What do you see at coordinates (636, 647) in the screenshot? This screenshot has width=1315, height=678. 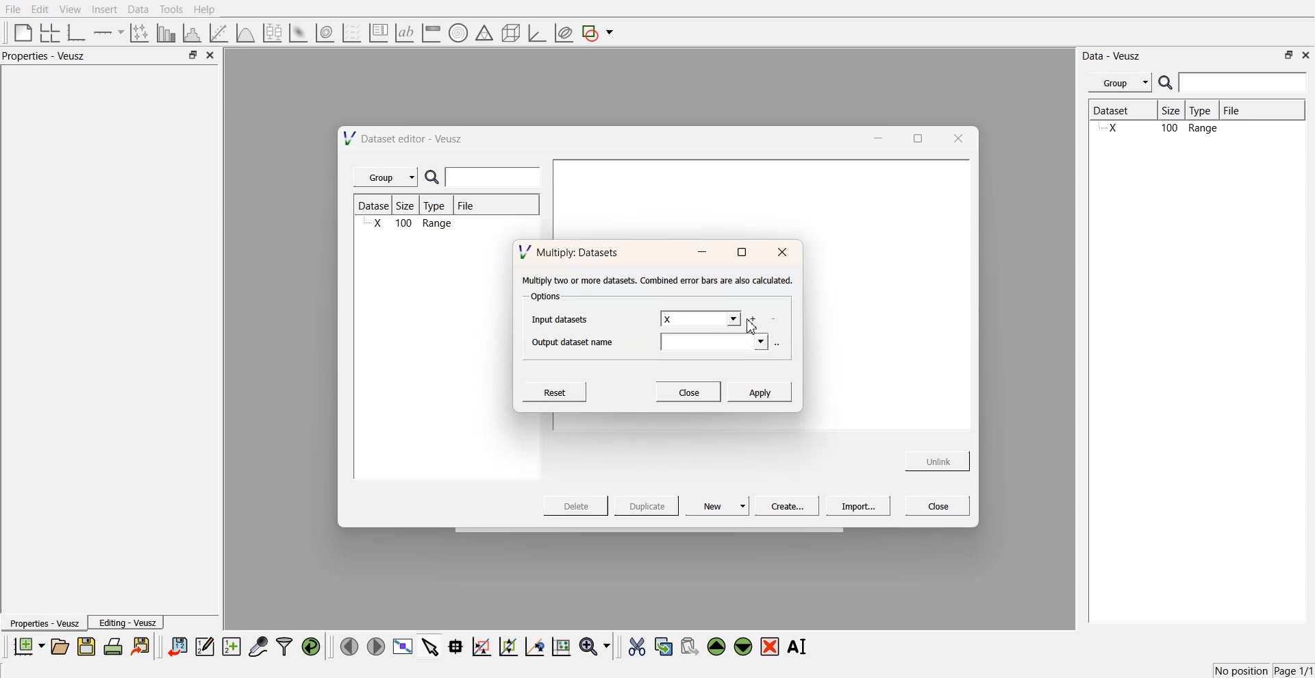 I see `cut the selected widgets` at bounding box center [636, 647].